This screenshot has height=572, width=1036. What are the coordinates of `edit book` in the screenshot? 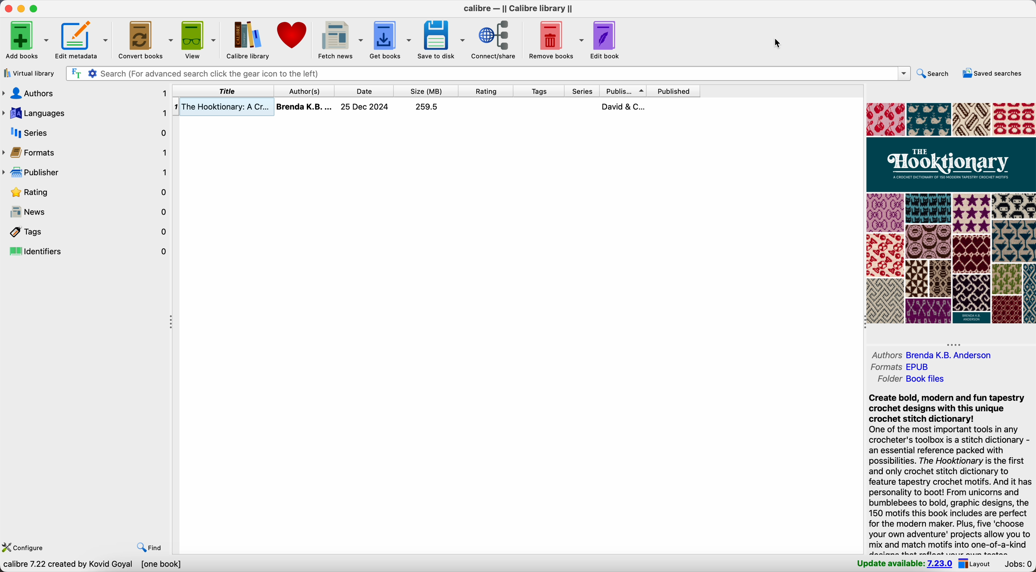 It's located at (604, 41).